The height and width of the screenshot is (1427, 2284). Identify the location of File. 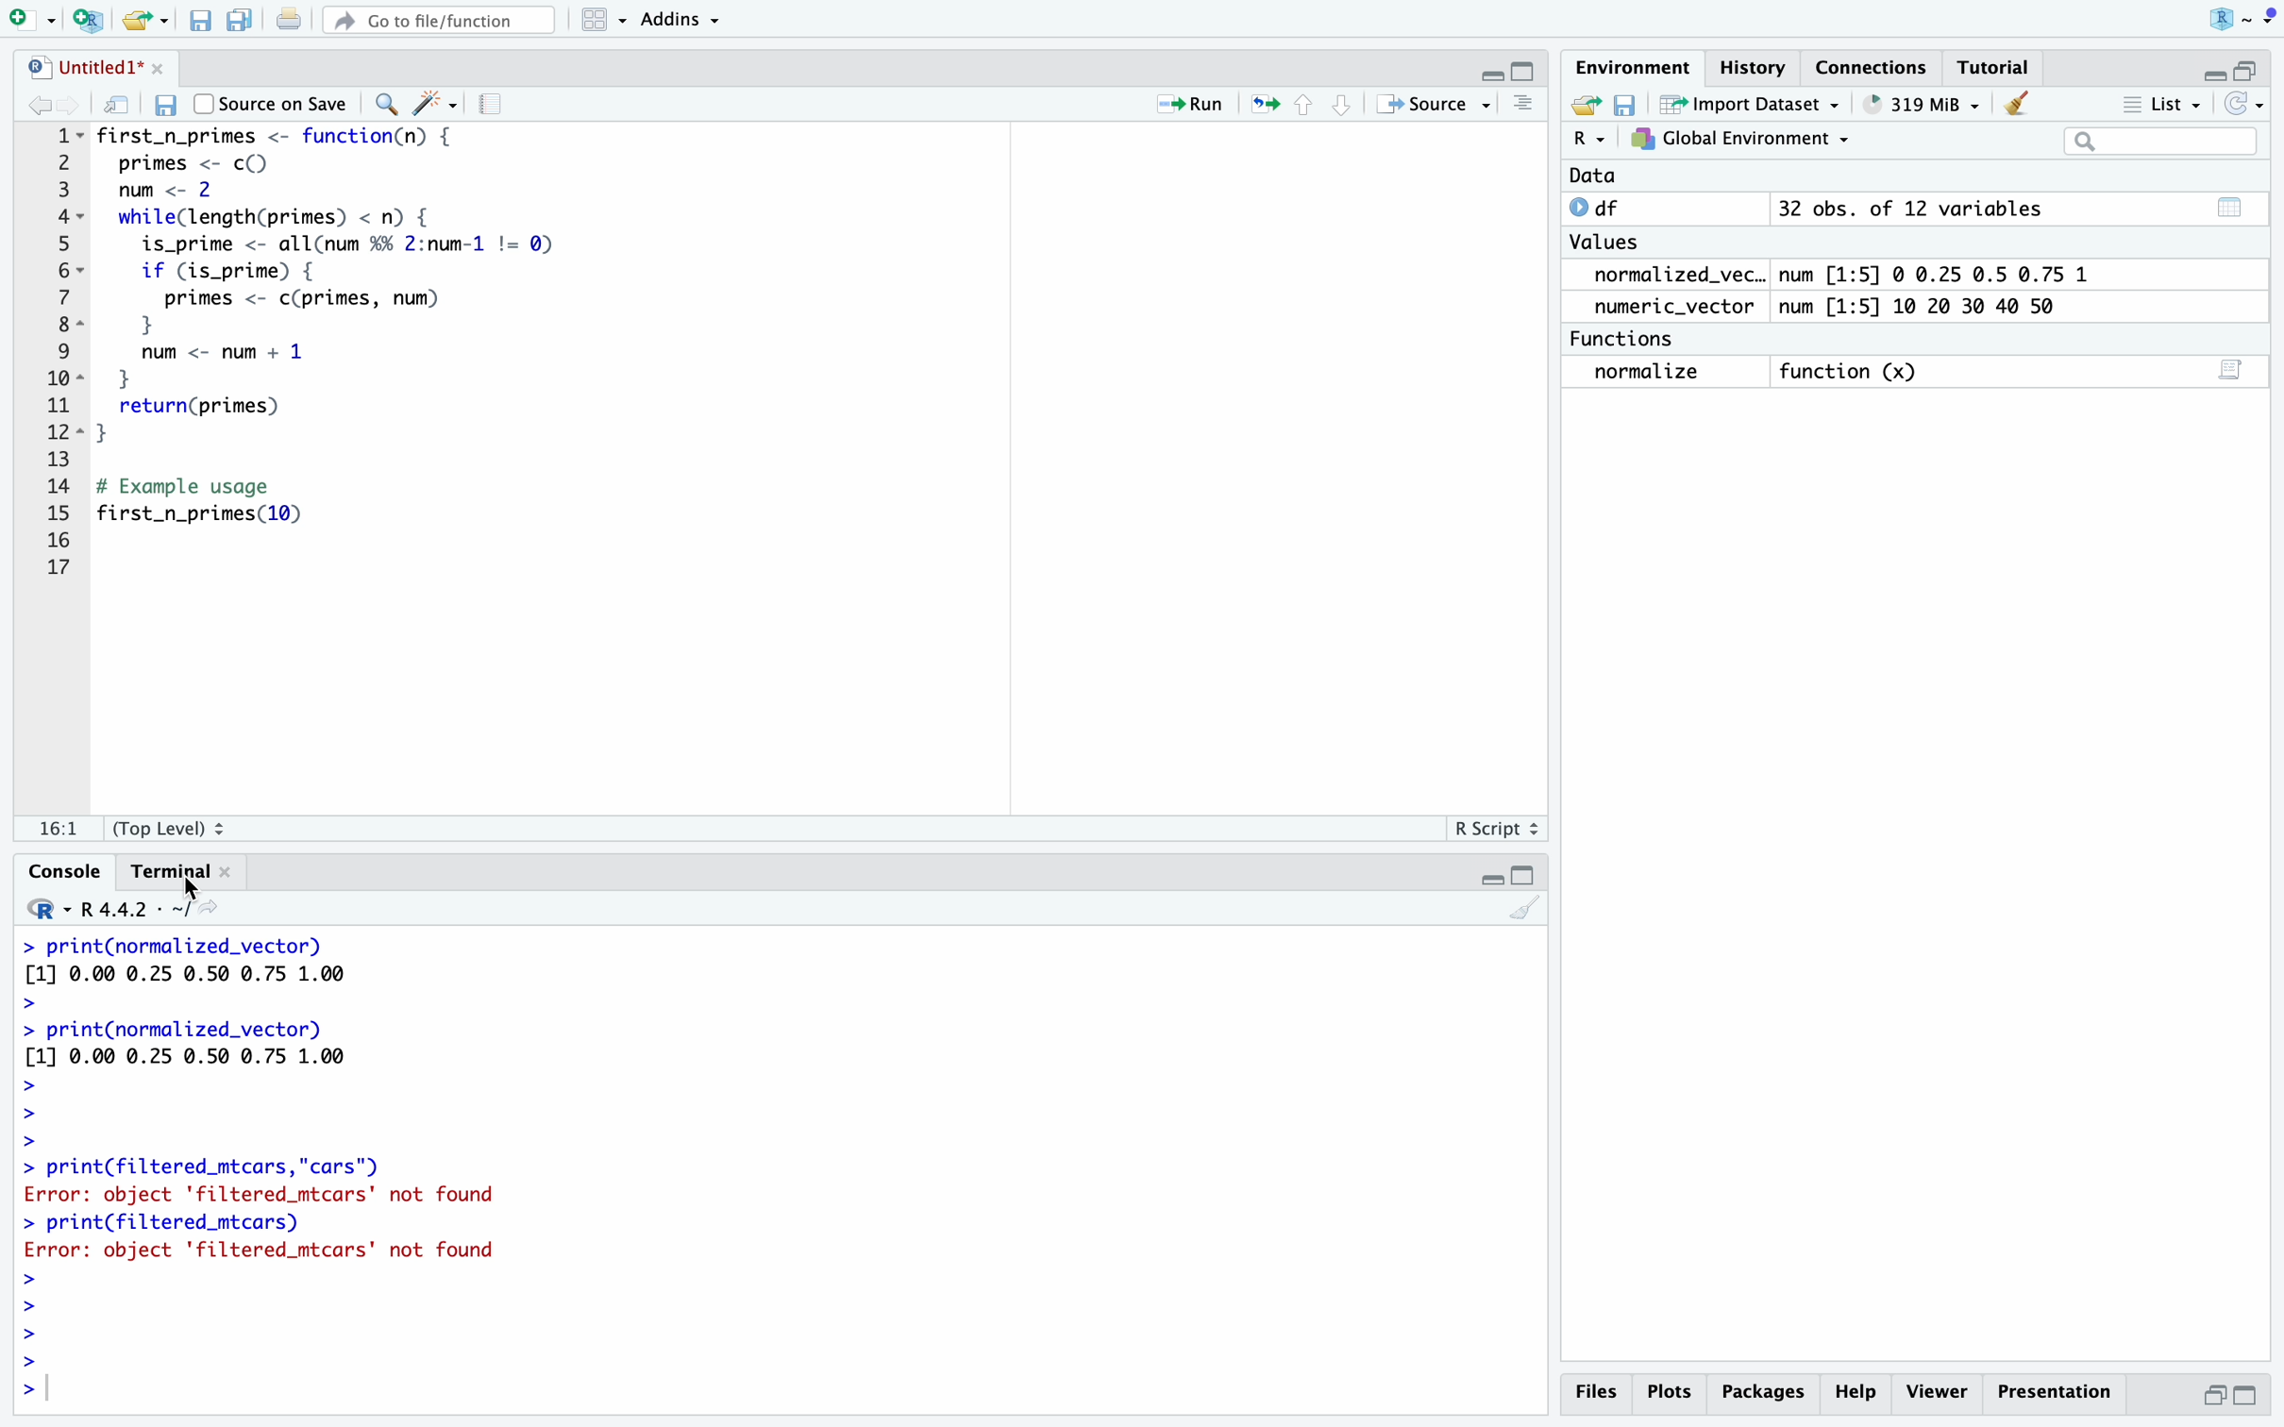
(195, 22).